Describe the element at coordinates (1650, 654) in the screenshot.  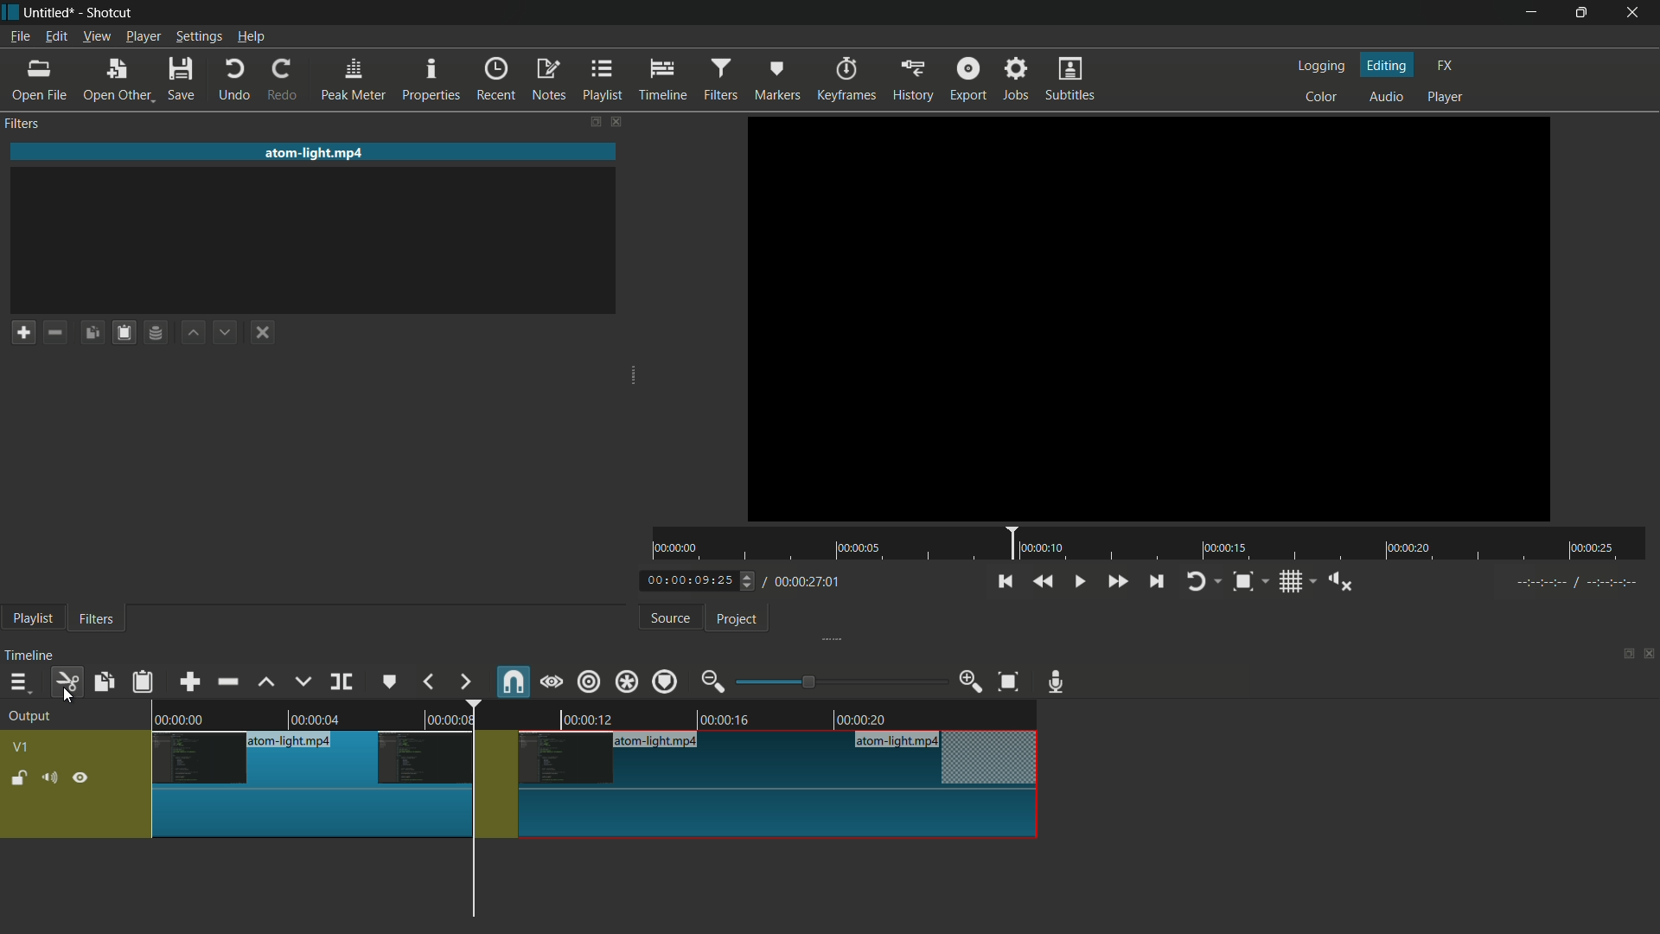
I see `close timeline` at that location.